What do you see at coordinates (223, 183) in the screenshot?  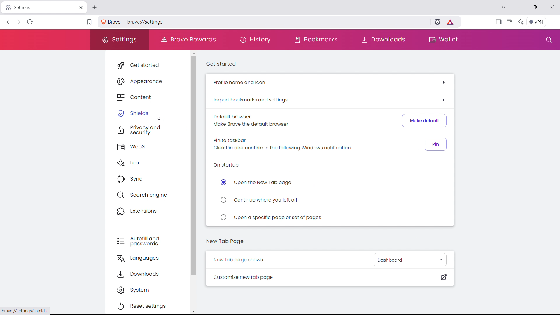 I see `Radio button` at bounding box center [223, 183].